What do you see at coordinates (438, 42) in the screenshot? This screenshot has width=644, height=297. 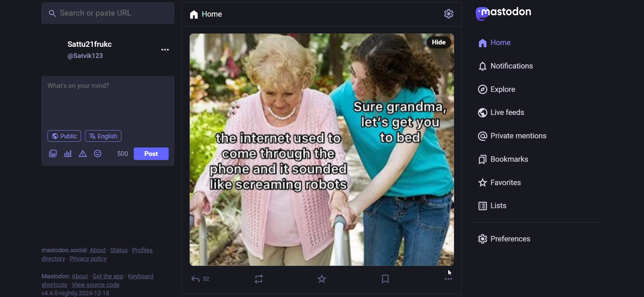 I see `hide` at bounding box center [438, 42].